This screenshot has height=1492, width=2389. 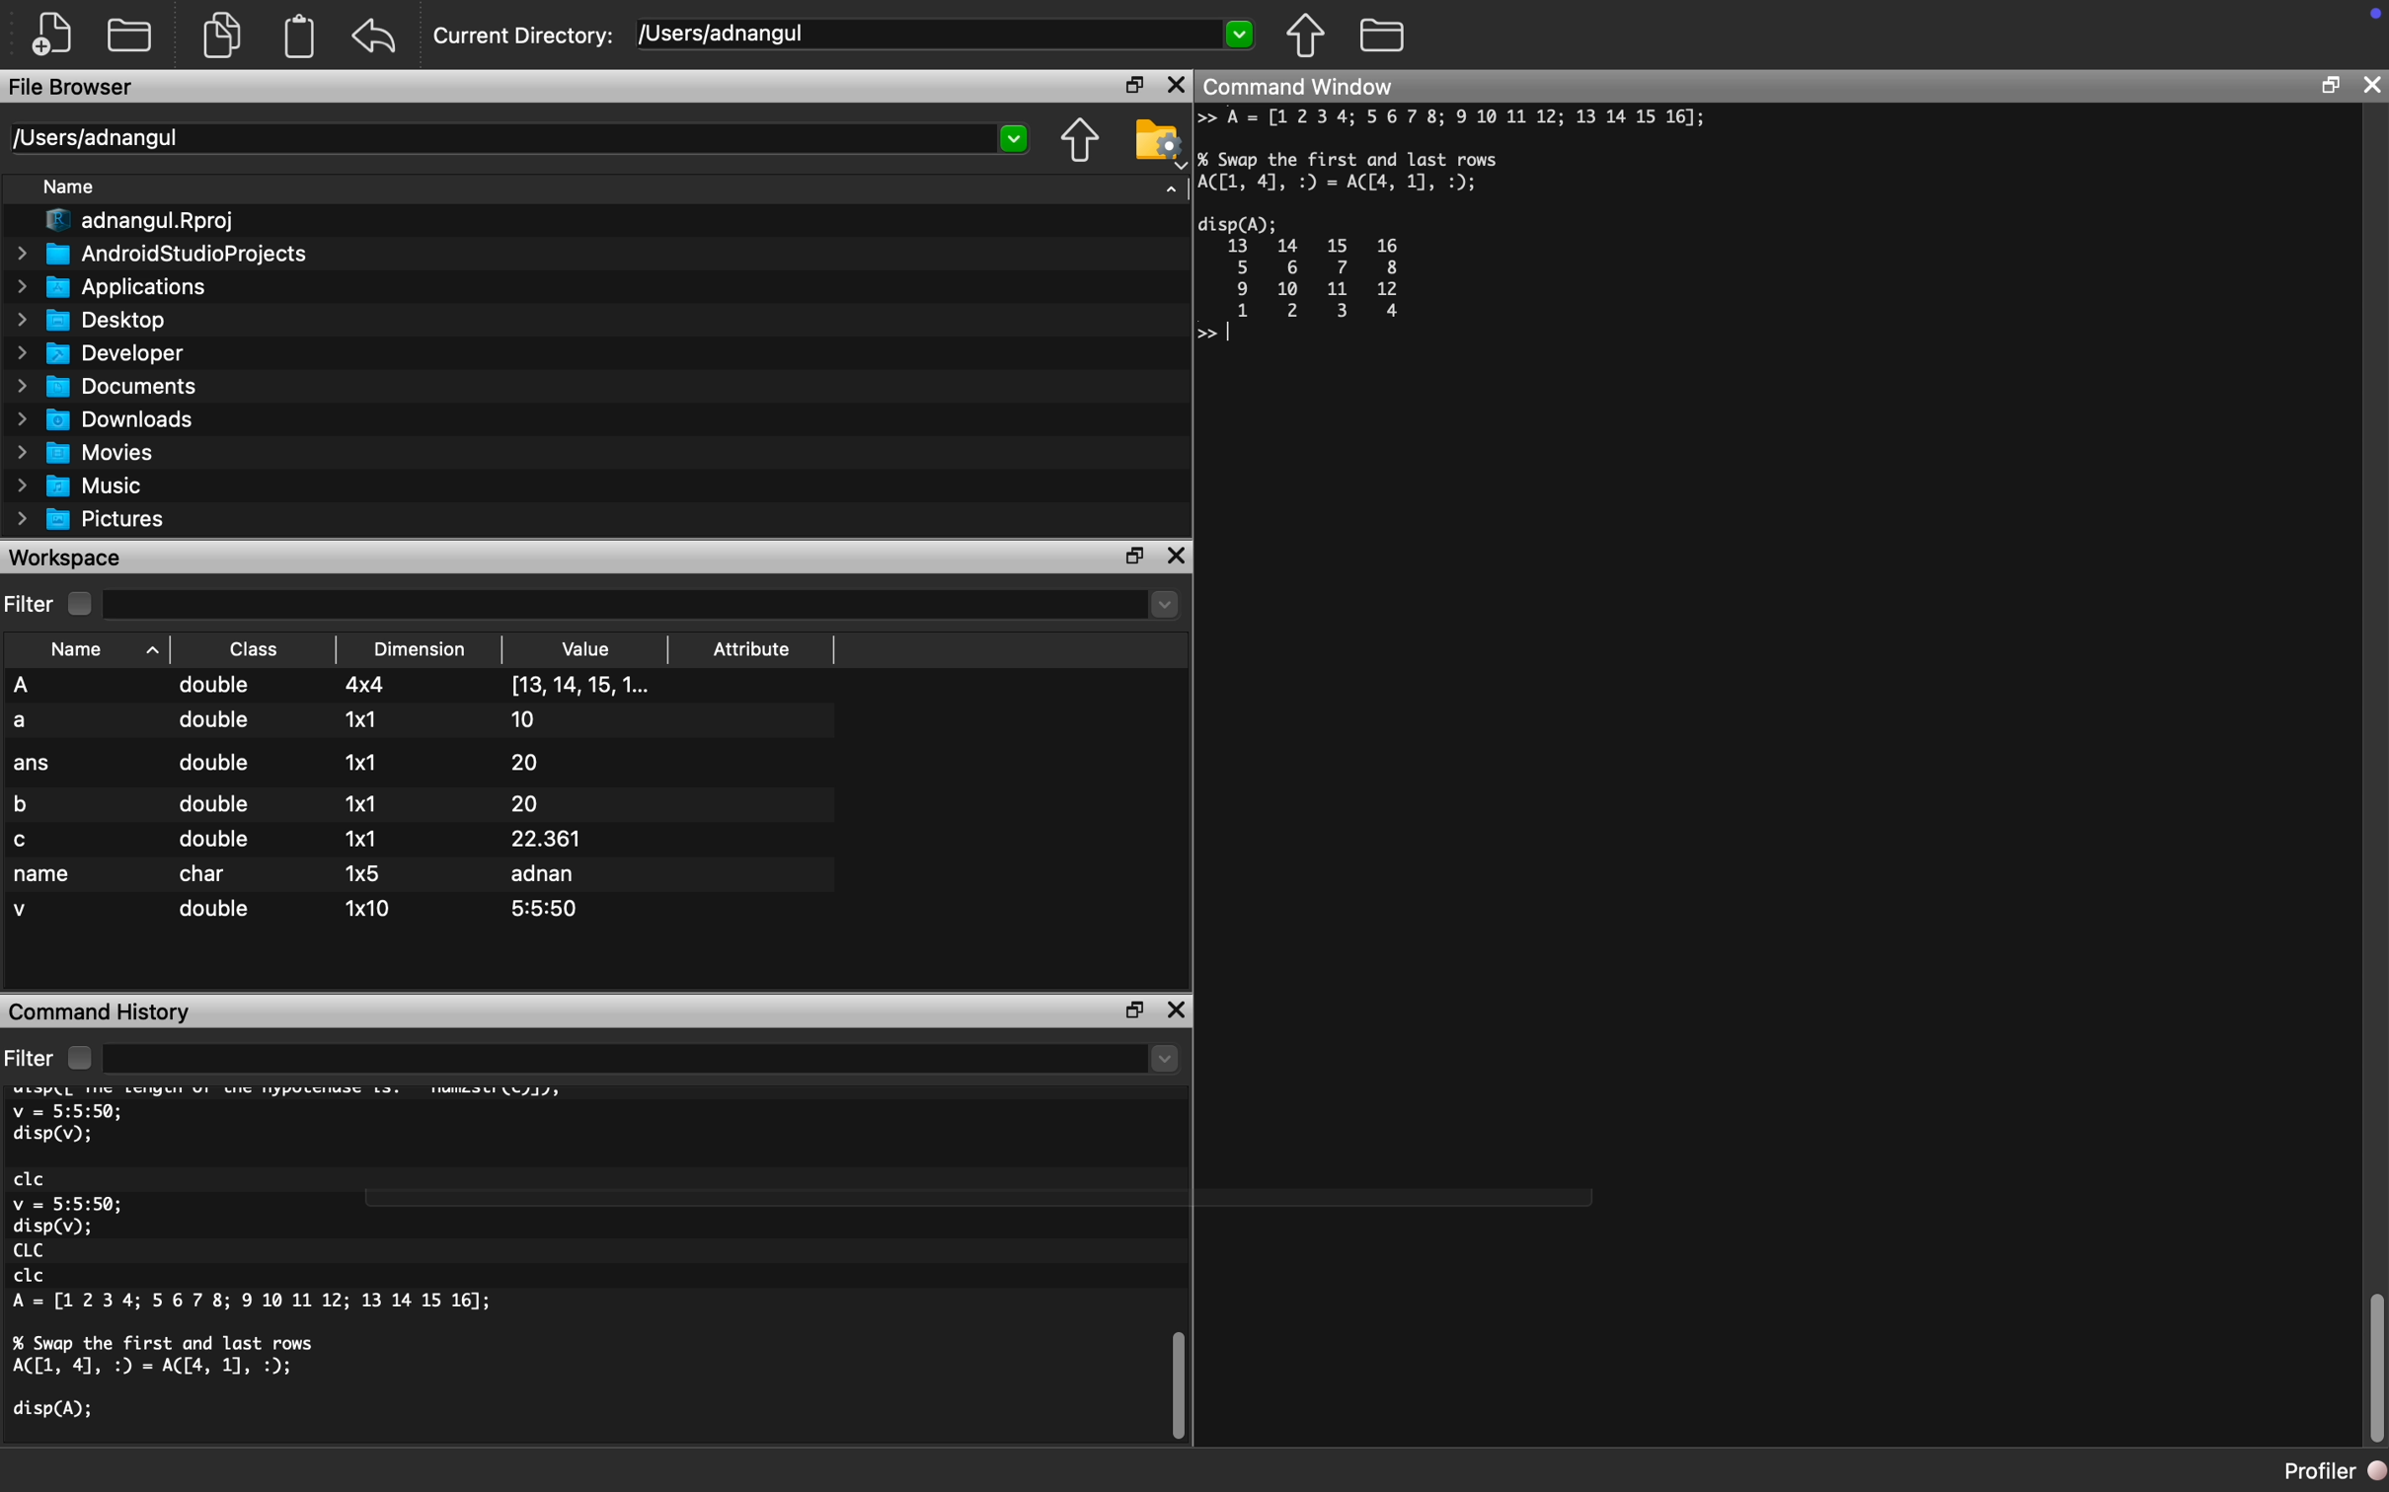 What do you see at coordinates (53, 33) in the screenshot?
I see `New script` at bounding box center [53, 33].